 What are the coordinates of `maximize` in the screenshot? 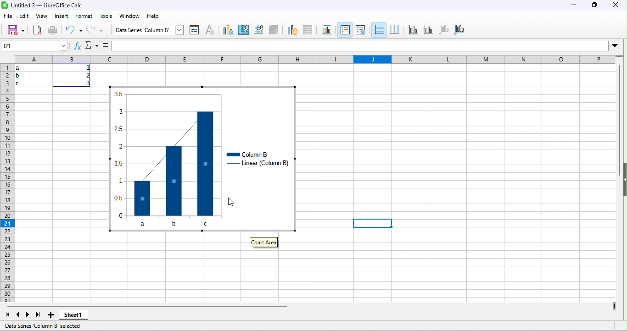 It's located at (594, 6).